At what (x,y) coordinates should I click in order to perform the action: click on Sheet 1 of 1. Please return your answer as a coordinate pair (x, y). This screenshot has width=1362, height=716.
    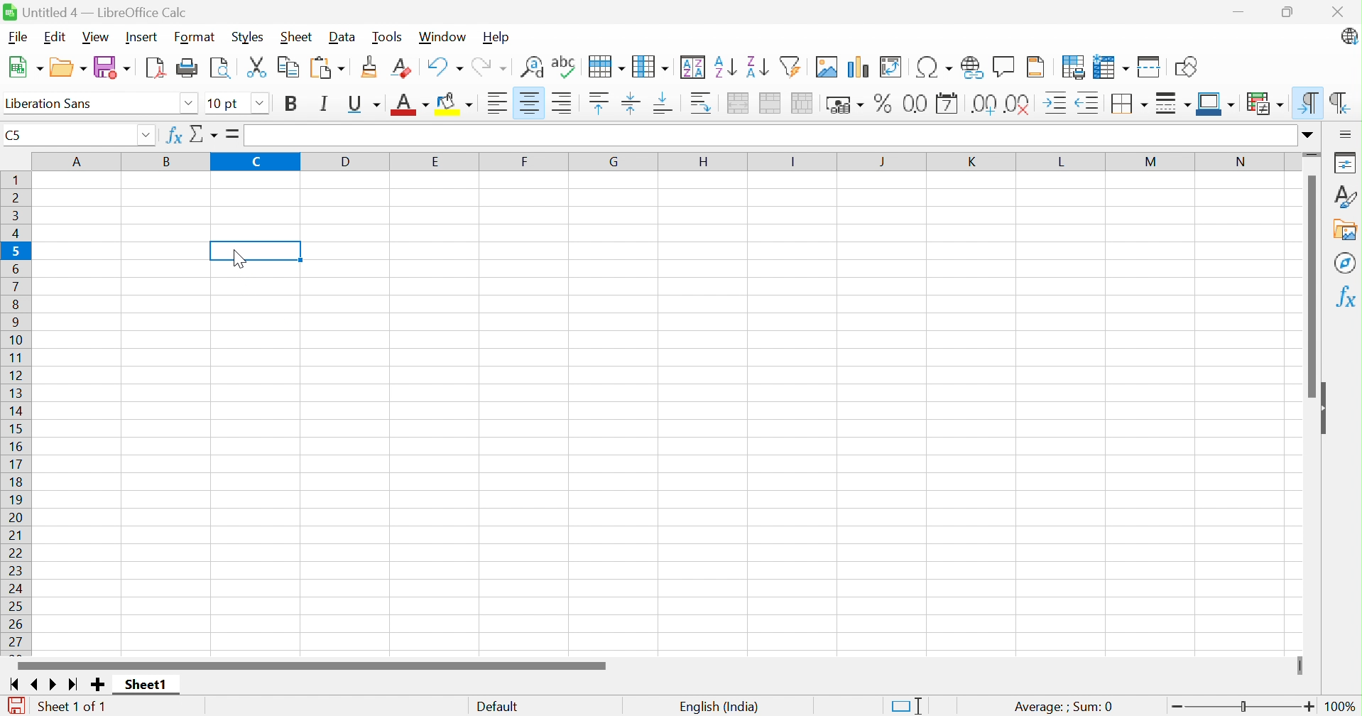
    Looking at the image, I should click on (74, 705).